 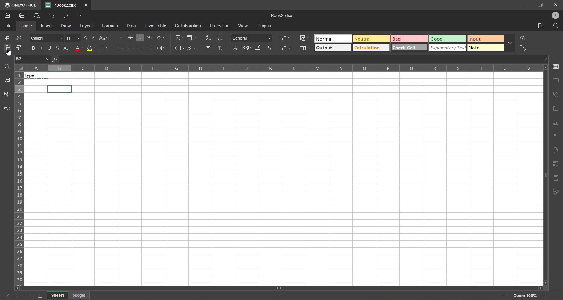 What do you see at coordinates (546, 296) in the screenshot?
I see `zoom in` at bounding box center [546, 296].